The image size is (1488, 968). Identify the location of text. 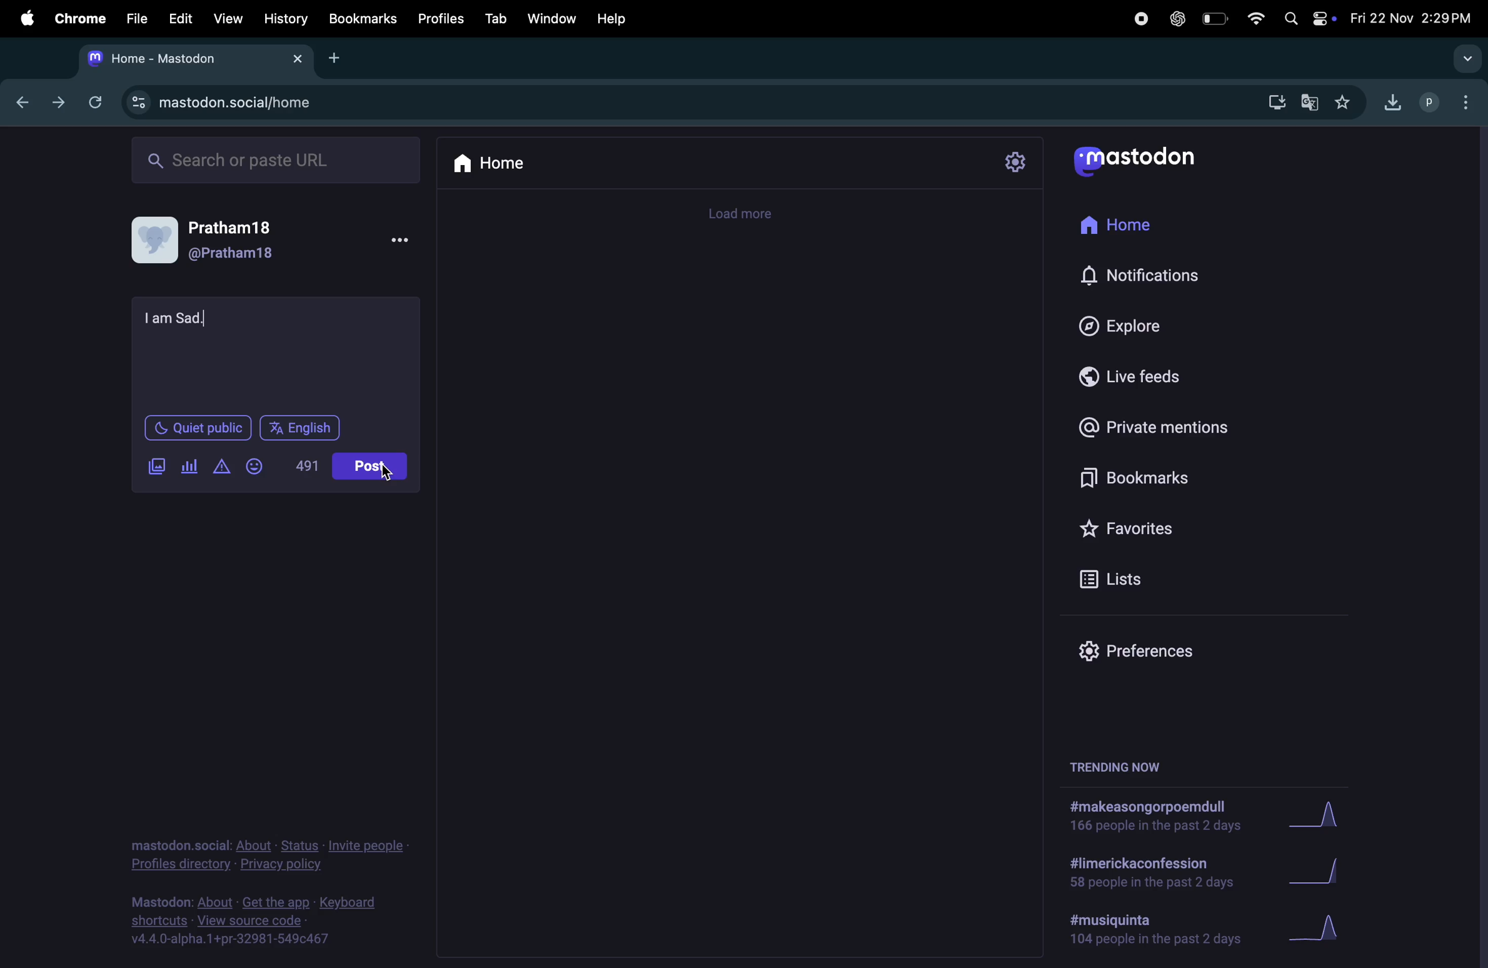
(187, 323).